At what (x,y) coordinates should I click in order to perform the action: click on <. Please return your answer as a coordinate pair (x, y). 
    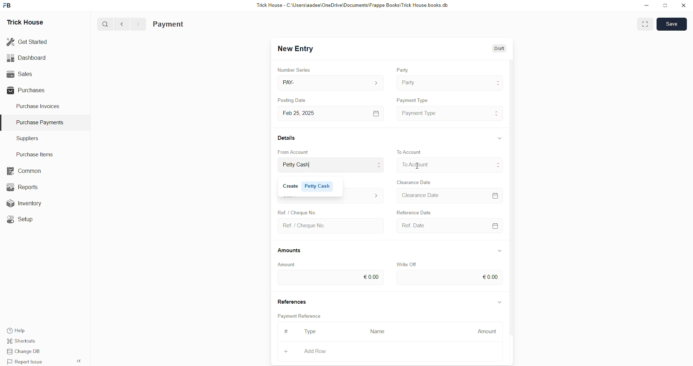
    Looking at the image, I should click on (120, 24).